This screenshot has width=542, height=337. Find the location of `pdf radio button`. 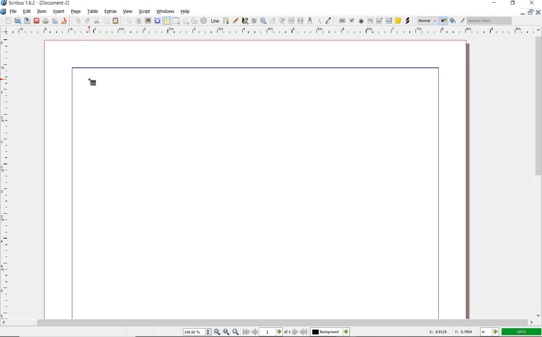

pdf radio button is located at coordinates (361, 21).